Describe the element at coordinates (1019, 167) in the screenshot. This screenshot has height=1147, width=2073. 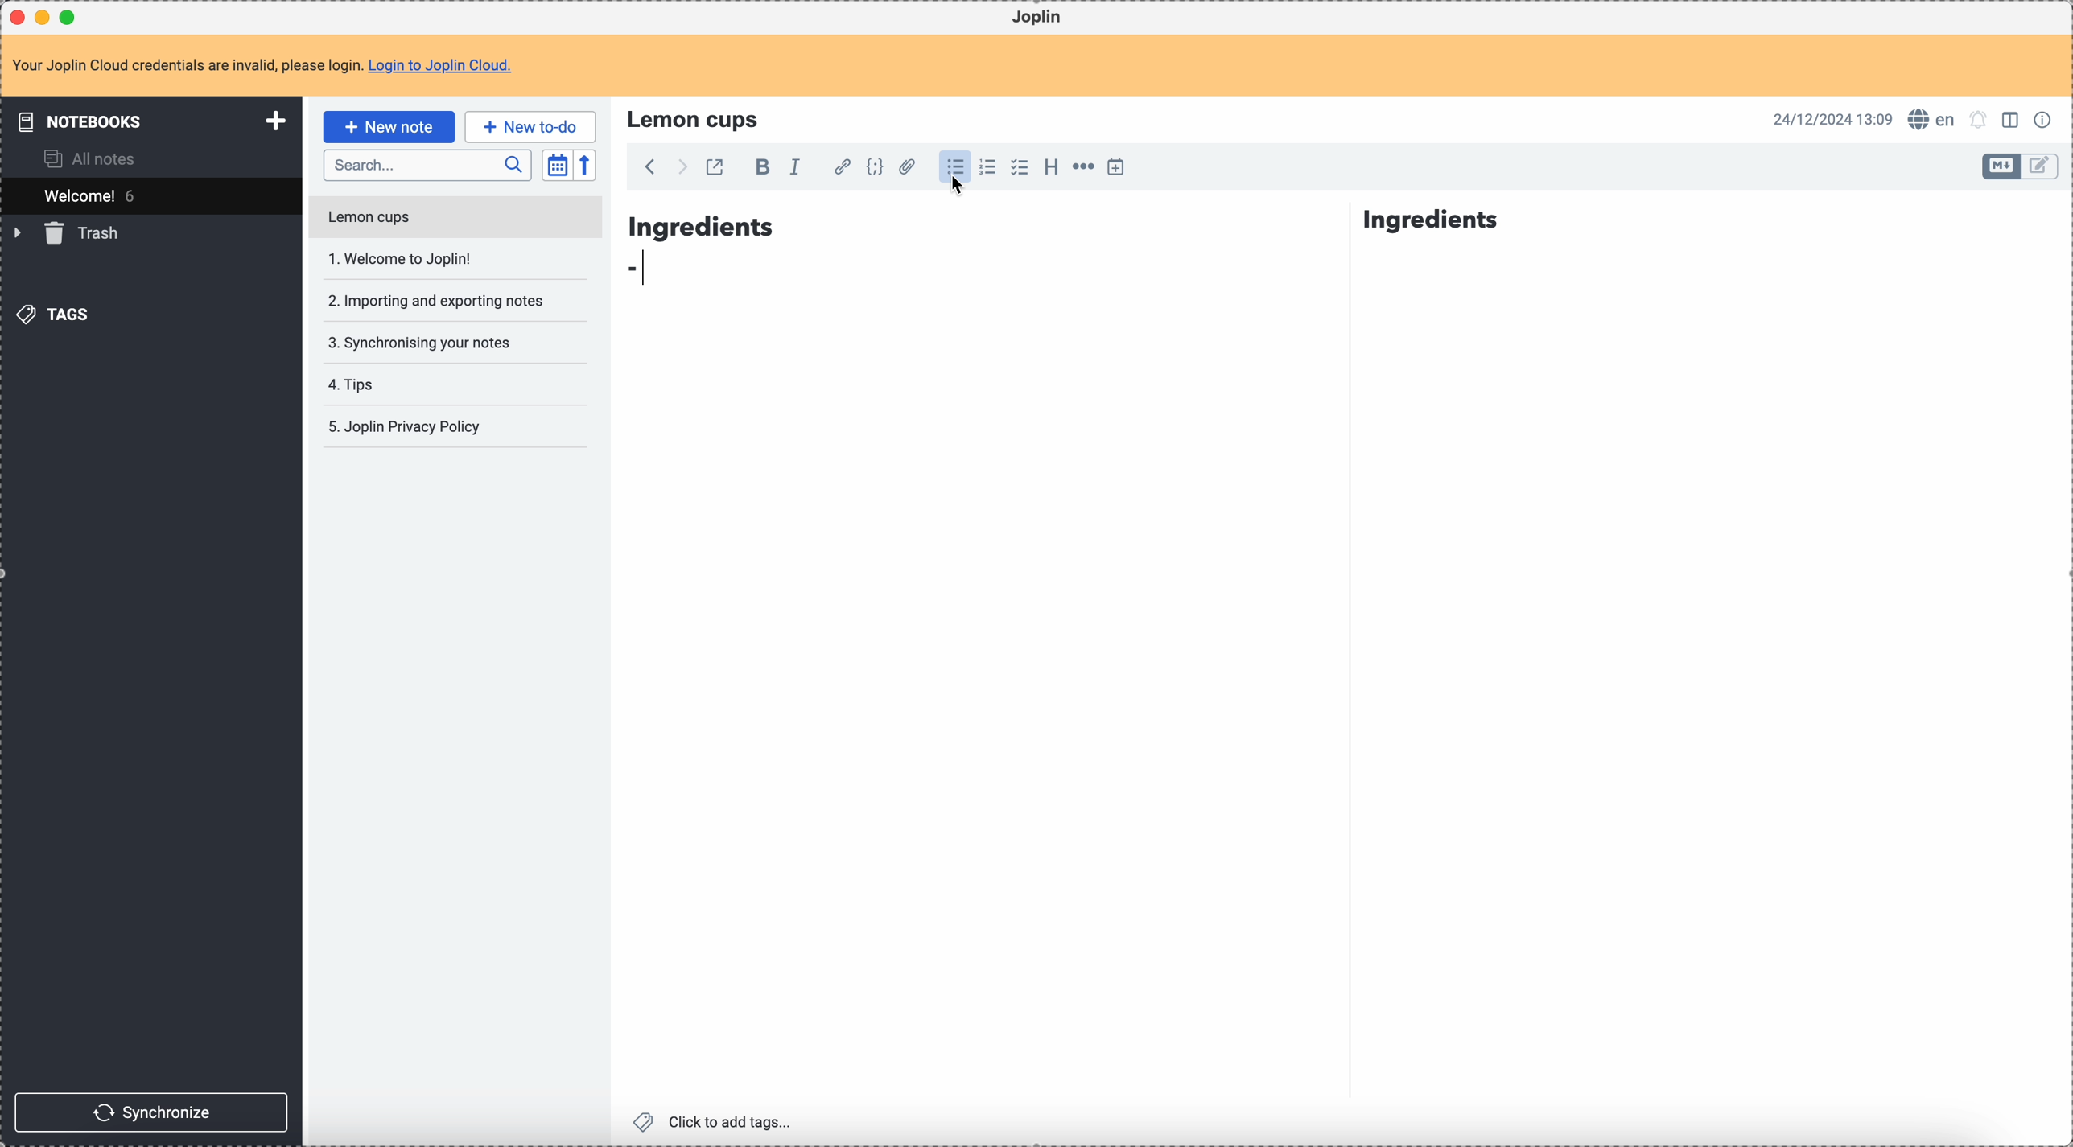
I see `check list` at that location.